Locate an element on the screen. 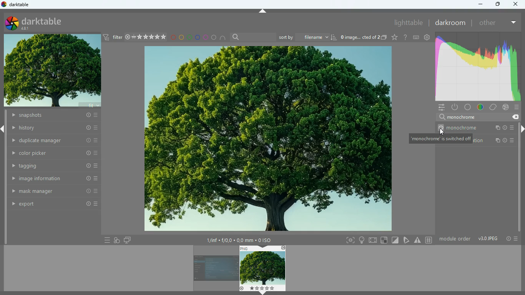  correct is located at coordinates (492, 107).